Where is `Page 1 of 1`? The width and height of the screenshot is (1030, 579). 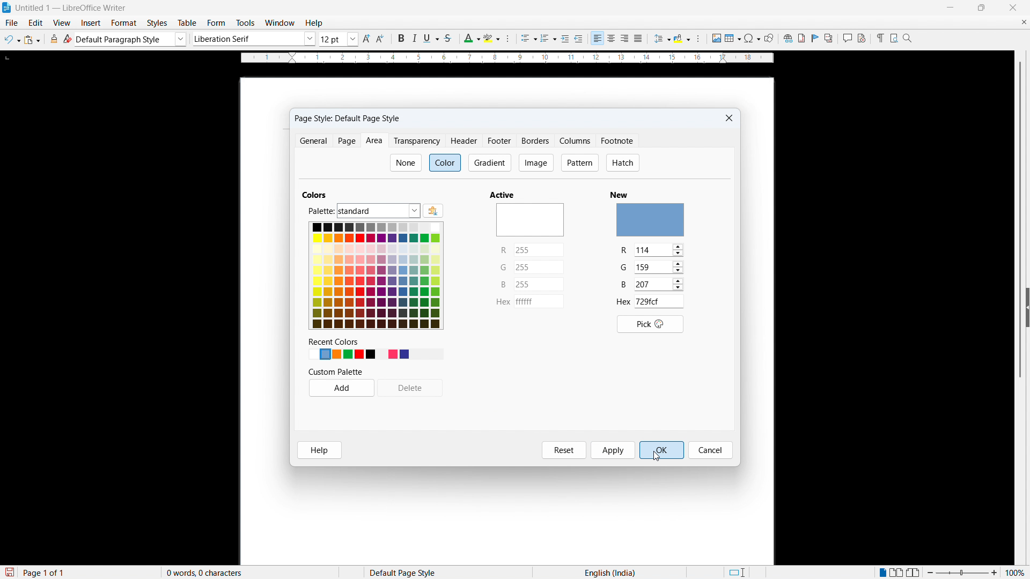 Page 1 of 1 is located at coordinates (45, 572).